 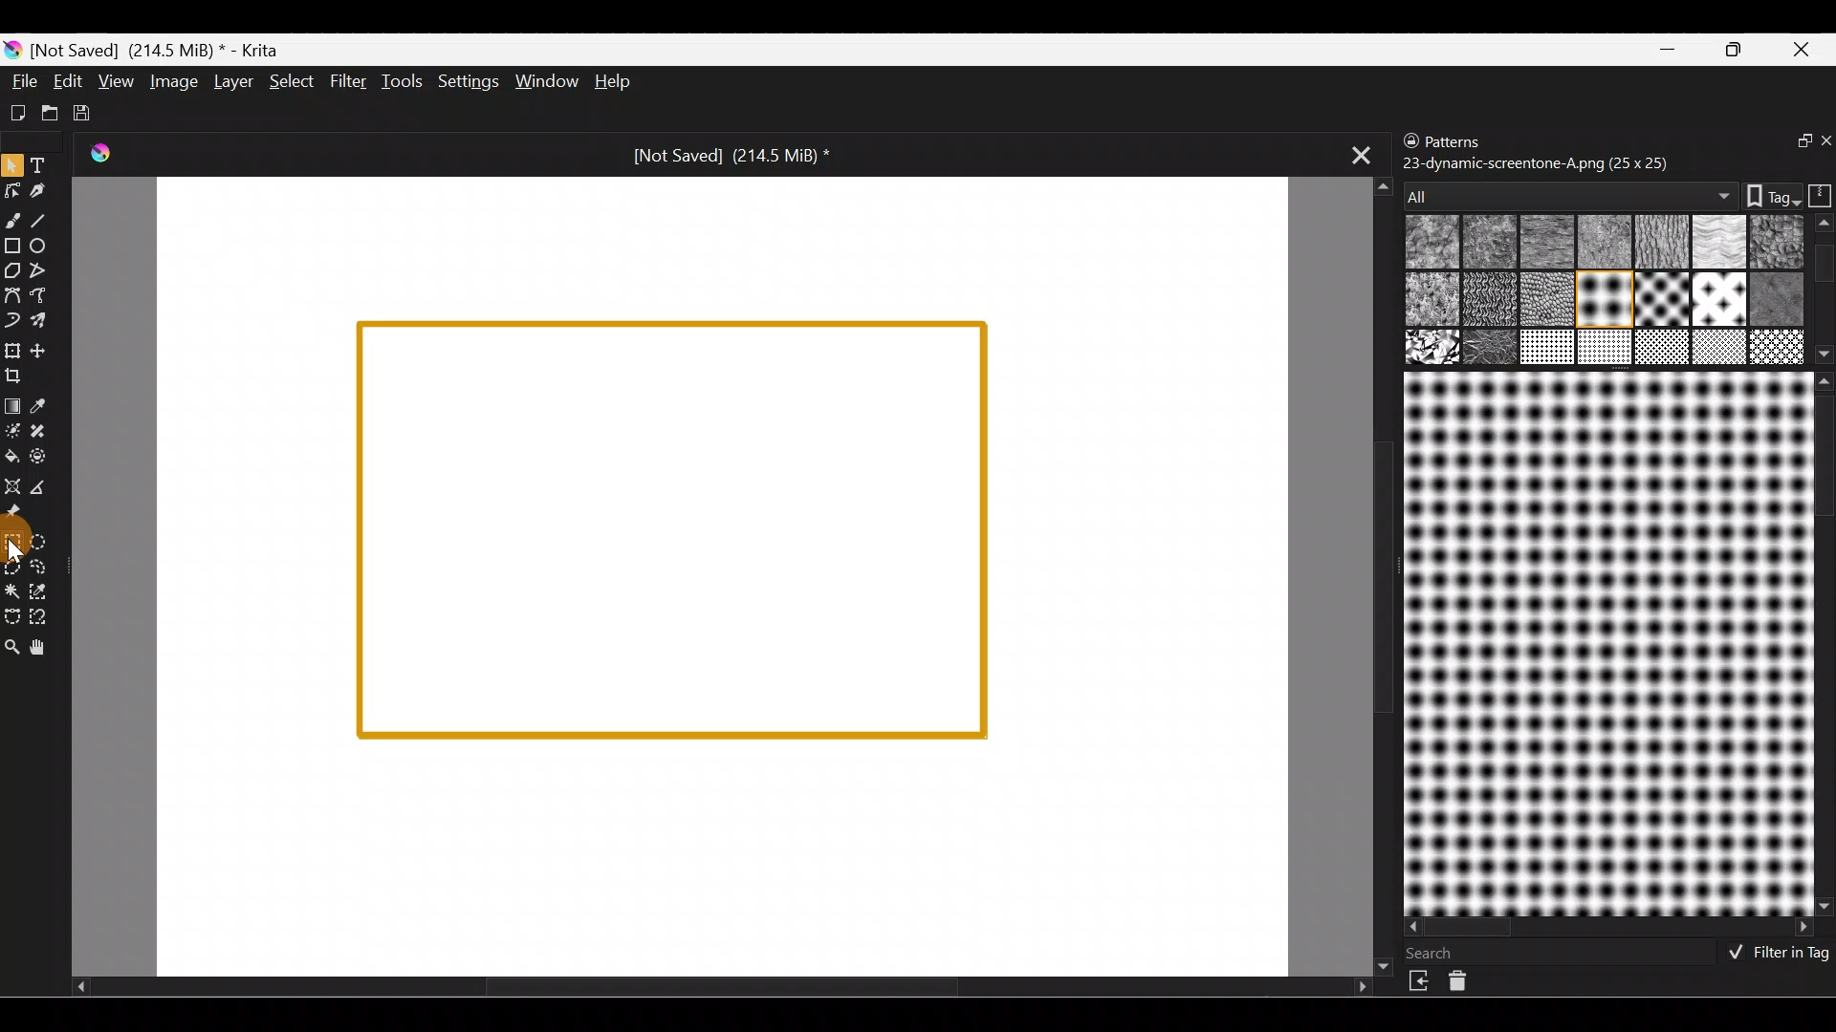 What do you see at coordinates (1542, 243) in the screenshot?
I see `02b Wooftissue.png` at bounding box center [1542, 243].